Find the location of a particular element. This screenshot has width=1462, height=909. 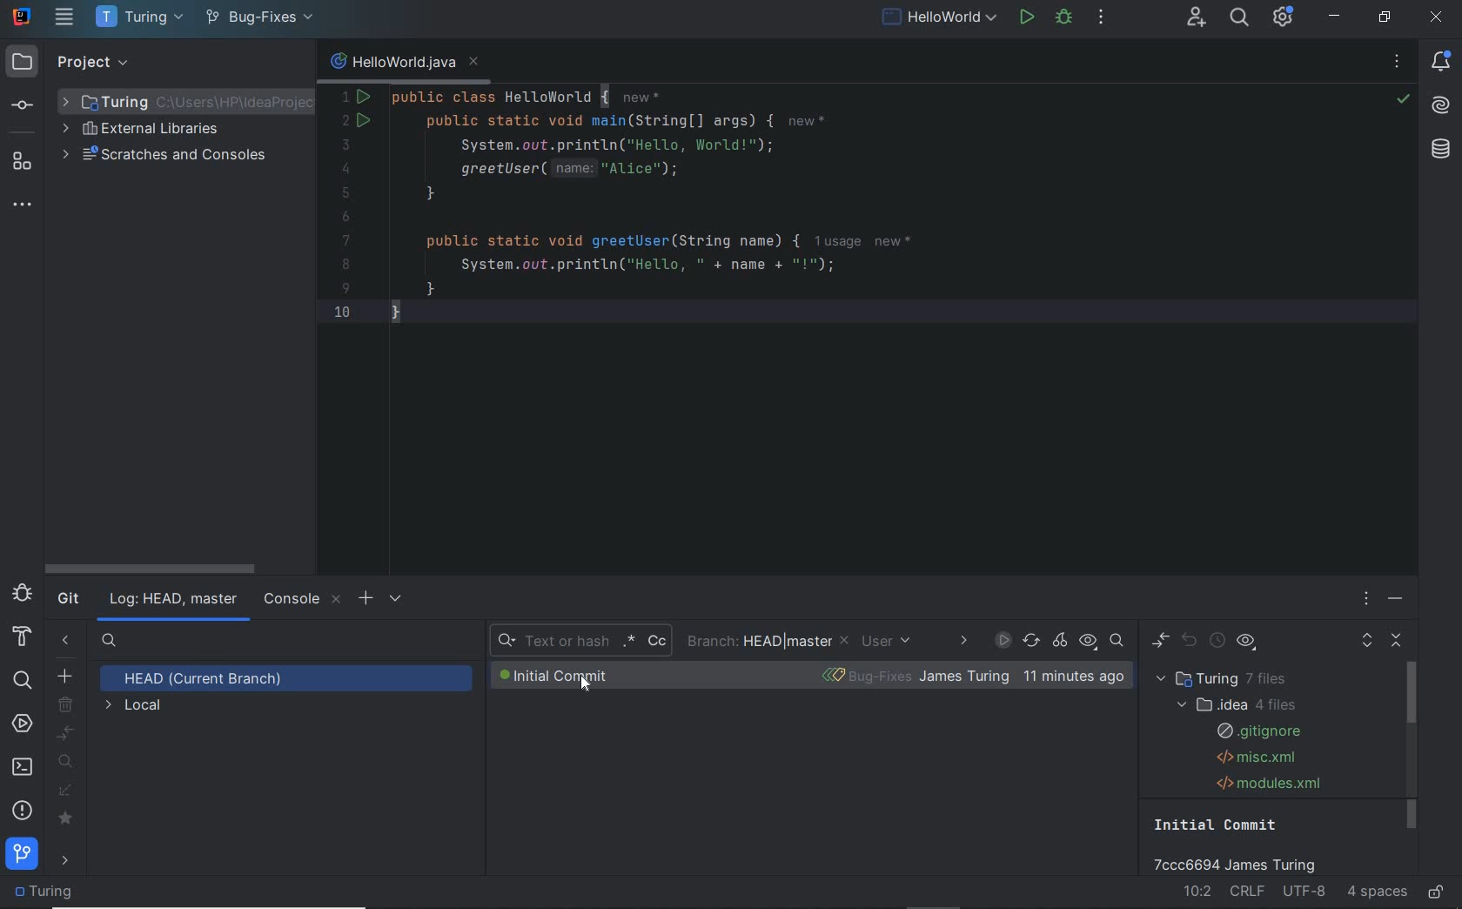

6 is located at coordinates (345, 218).